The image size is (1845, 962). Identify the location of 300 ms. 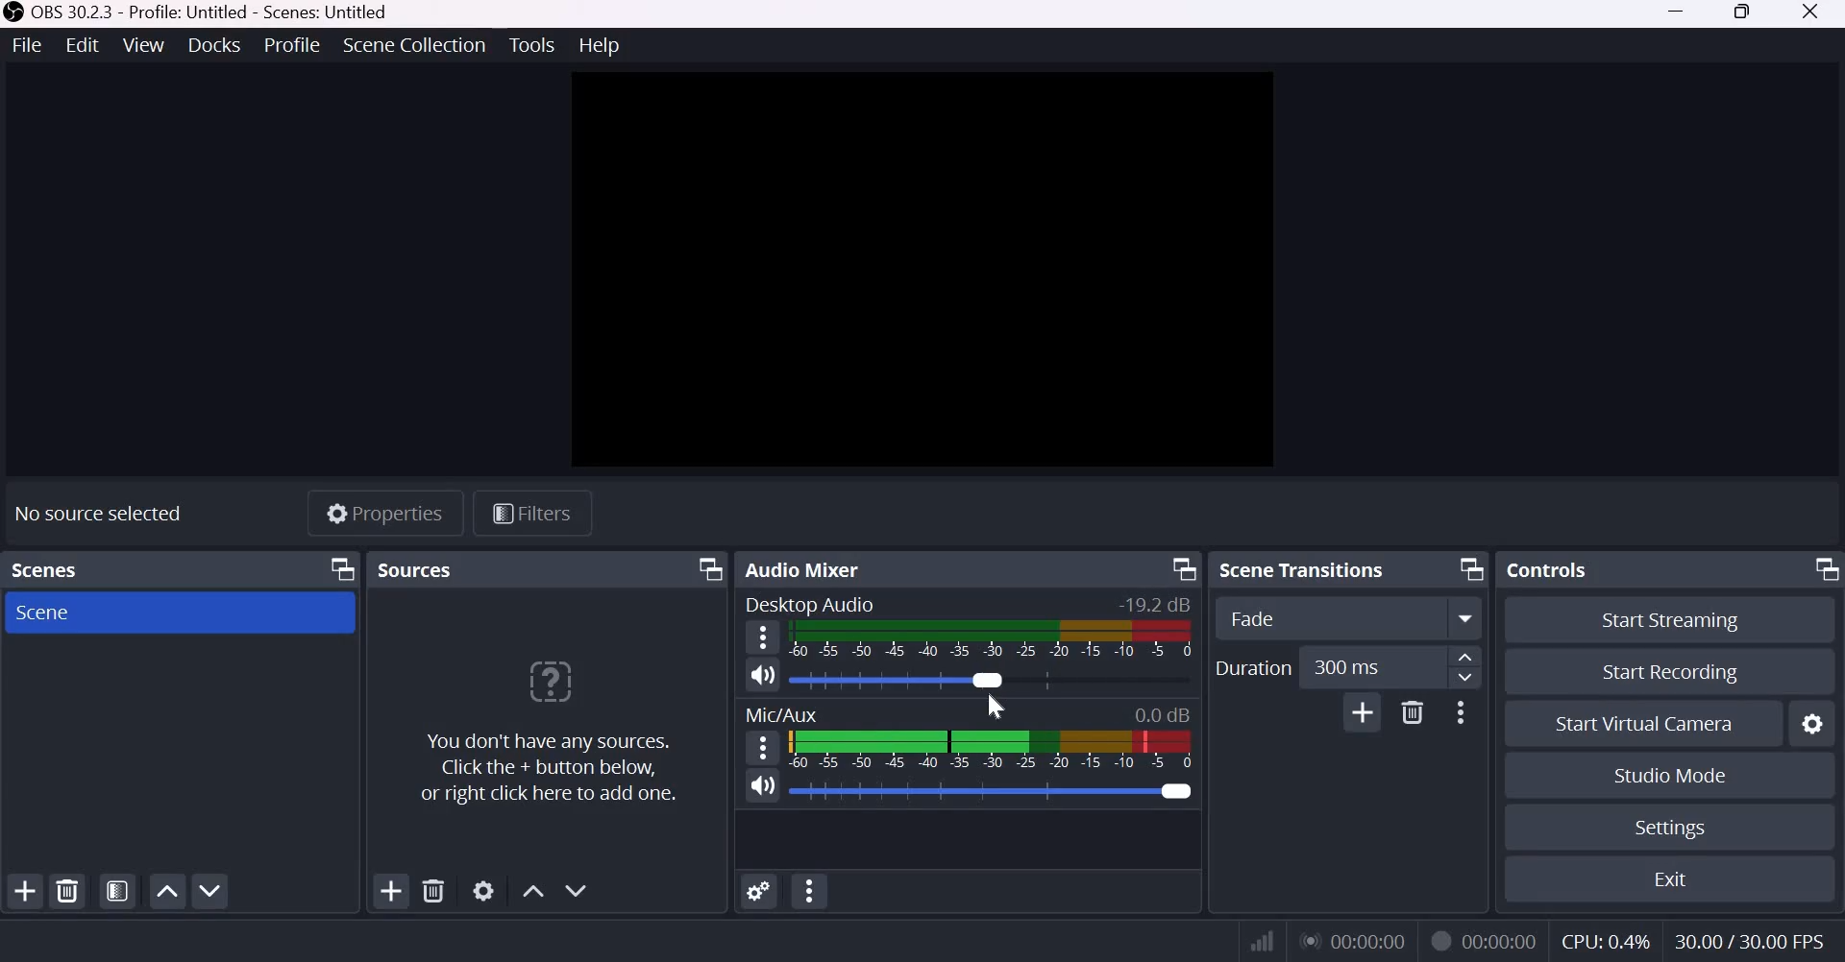
(1371, 668).